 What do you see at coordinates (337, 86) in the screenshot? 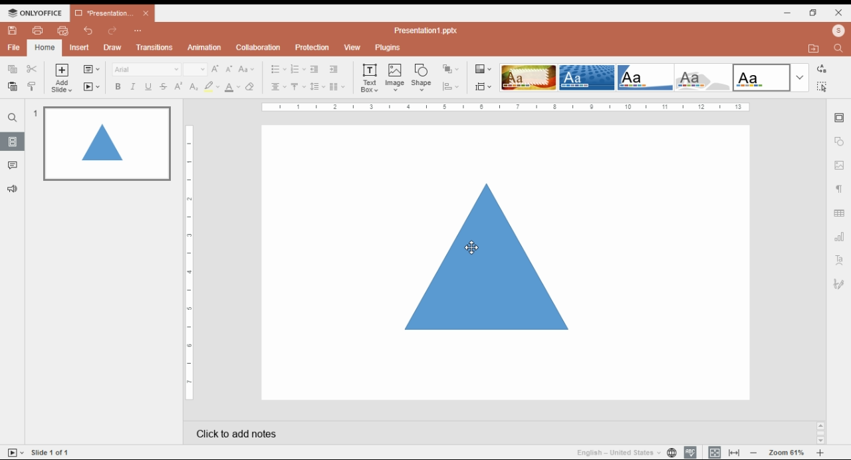
I see `insert columns` at bounding box center [337, 86].